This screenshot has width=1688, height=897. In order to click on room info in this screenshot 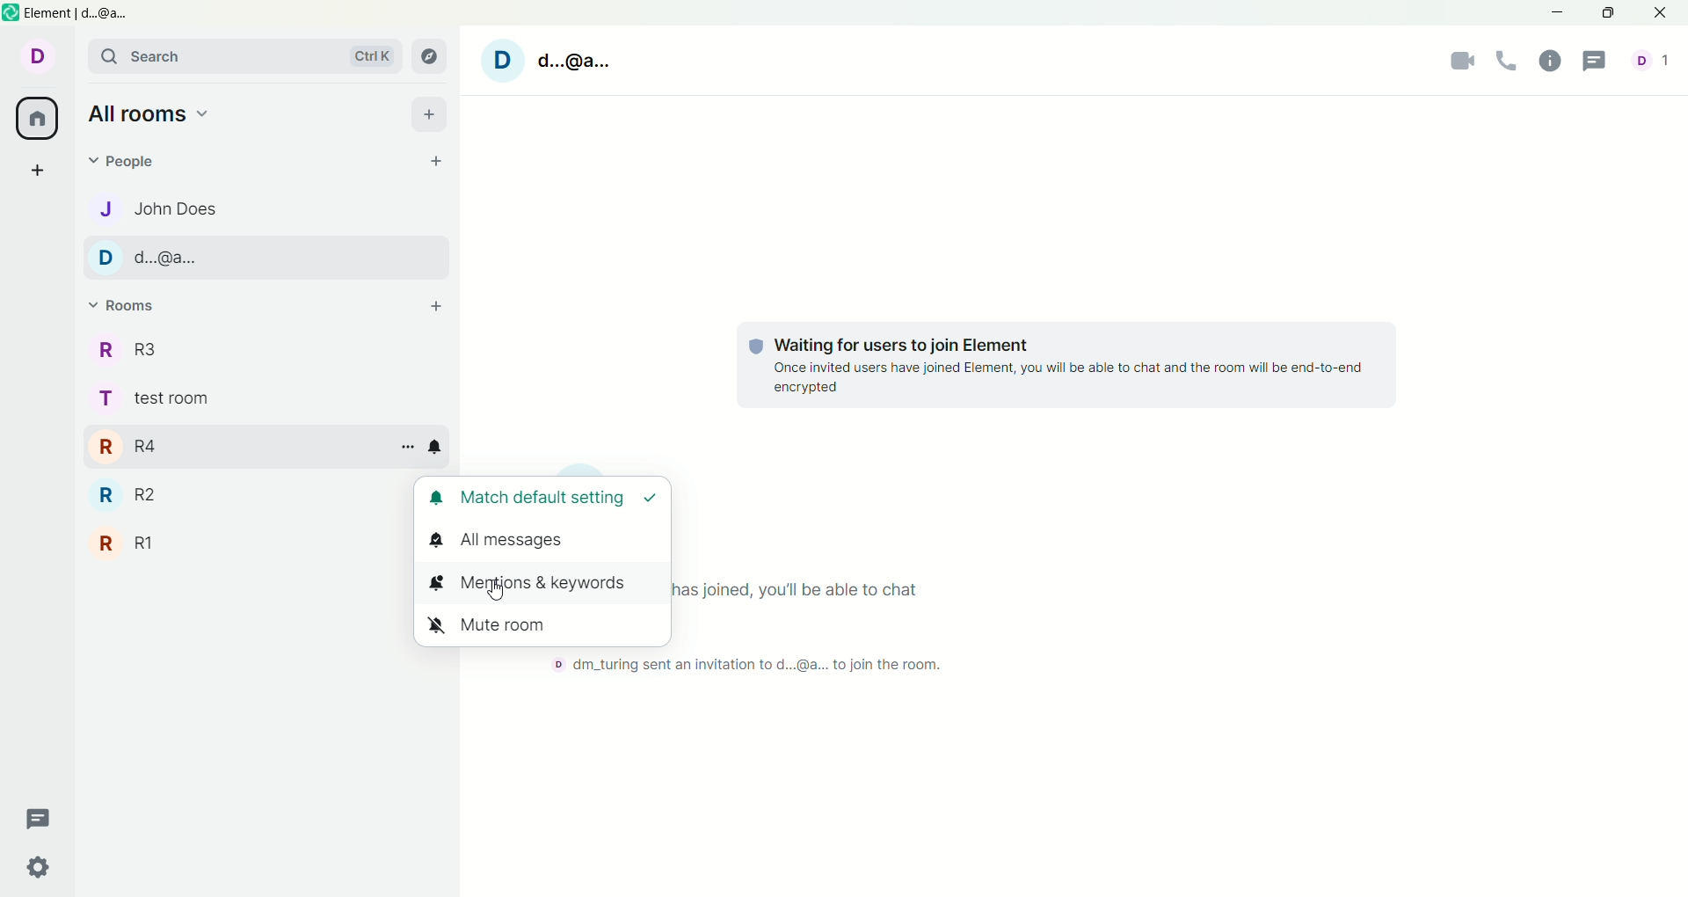, I will do `click(1553, 60)`.